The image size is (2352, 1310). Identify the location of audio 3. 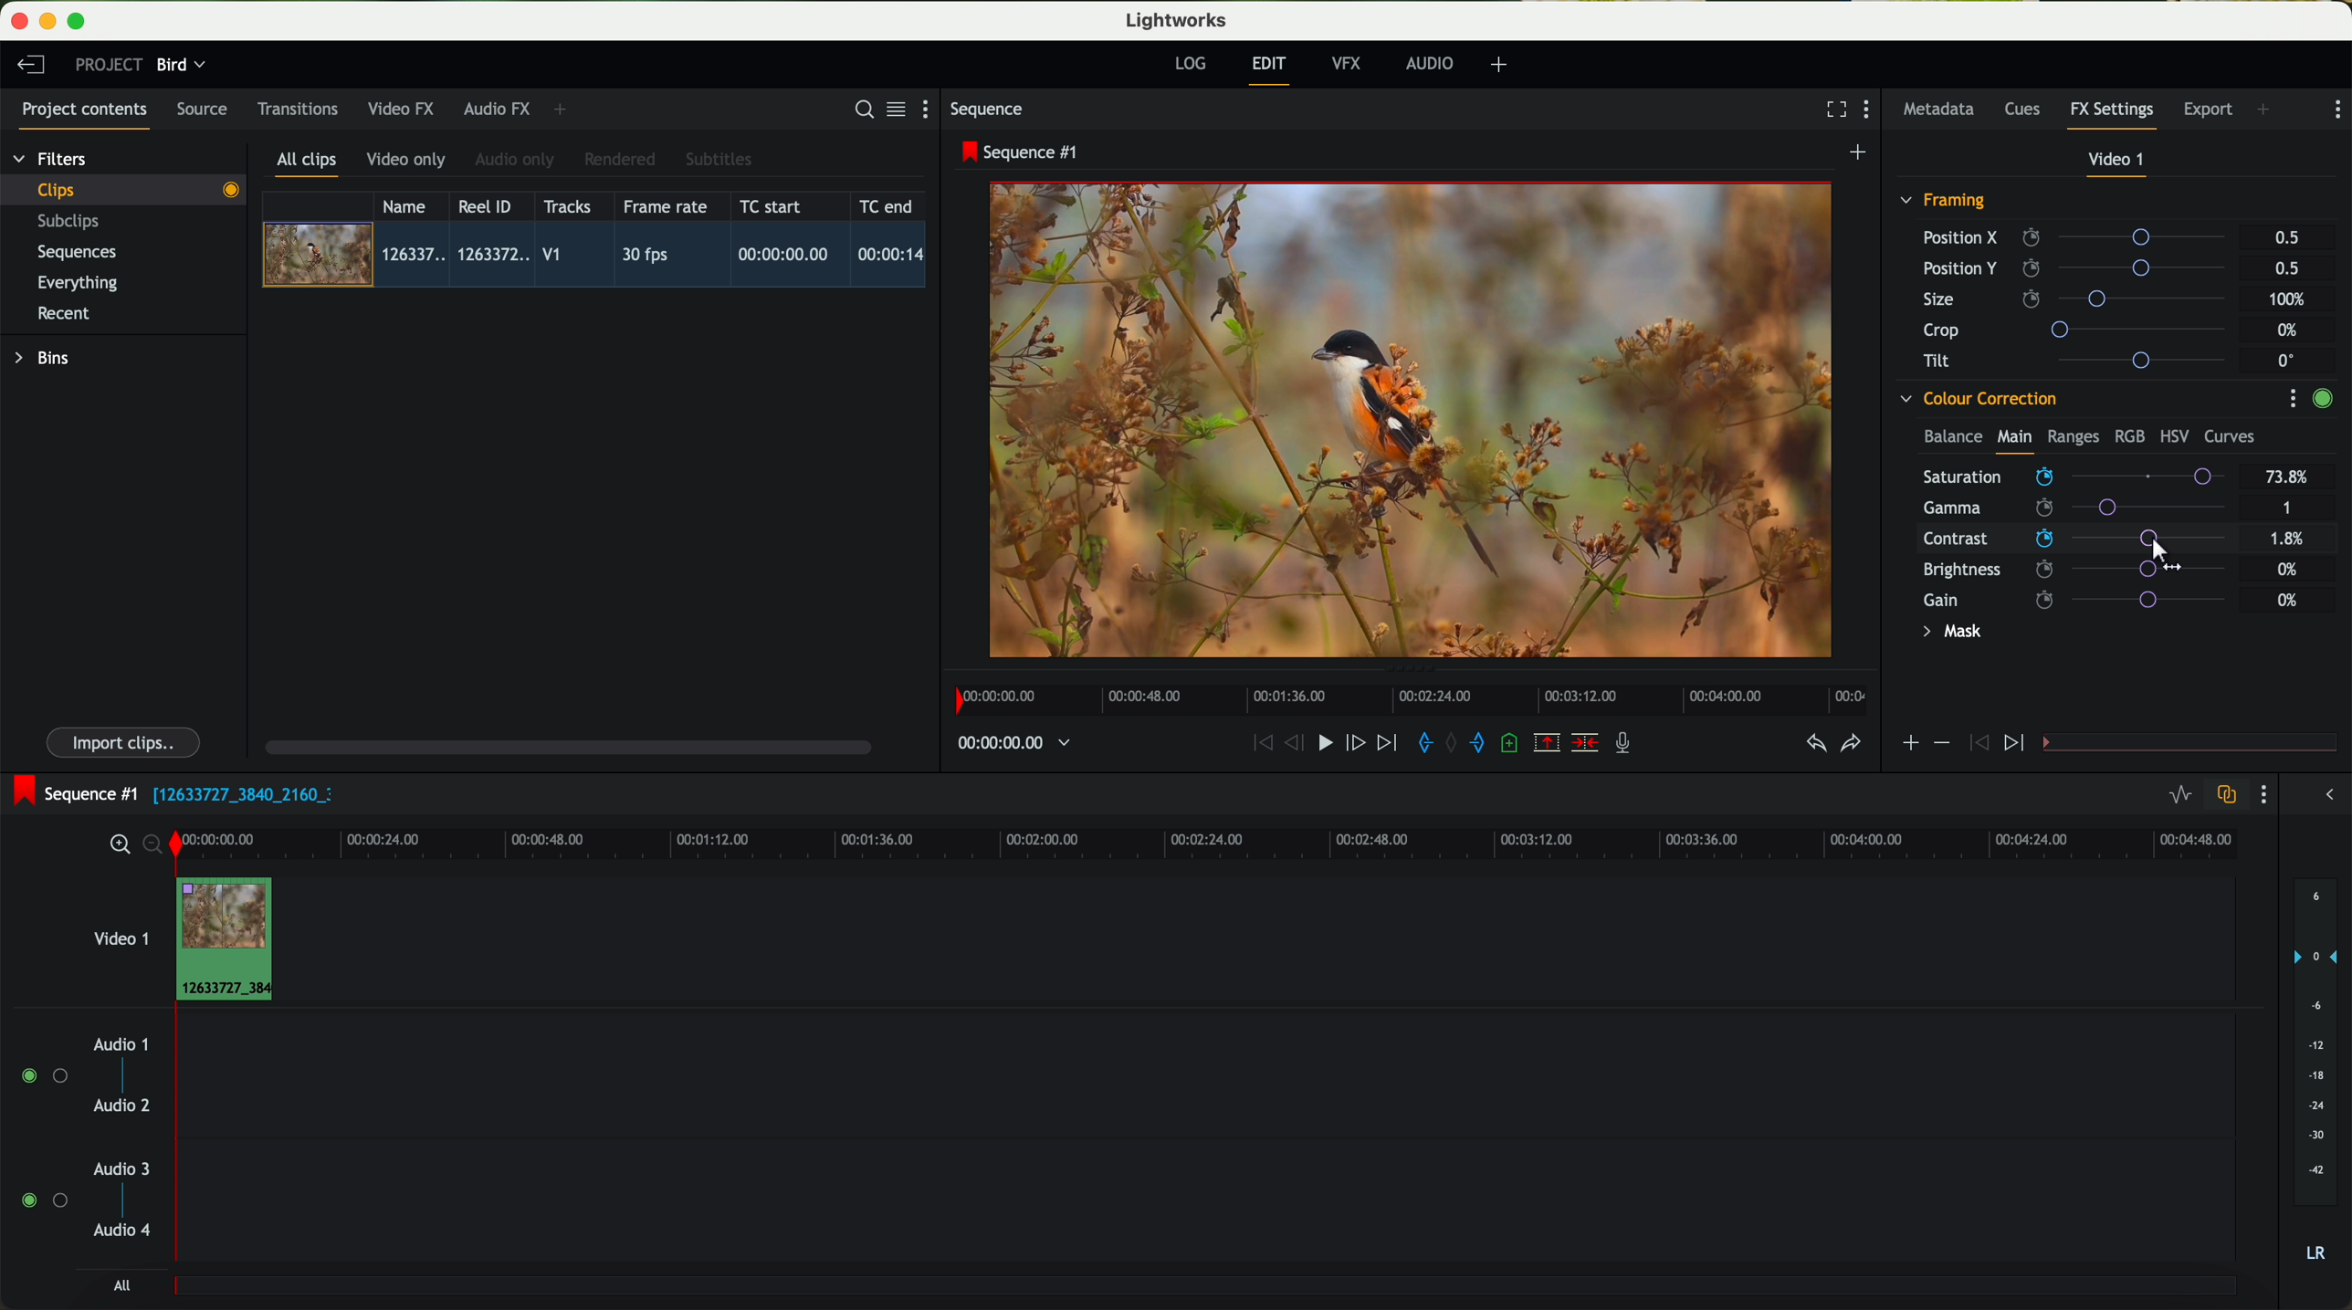
(113, 1168).